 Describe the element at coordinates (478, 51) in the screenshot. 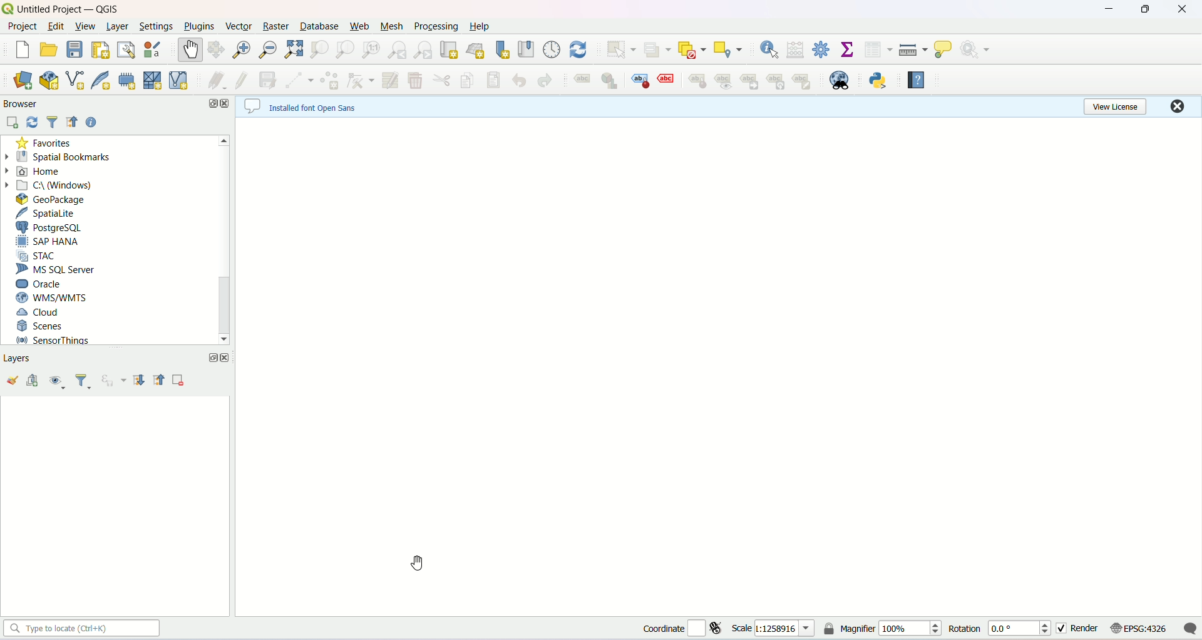

I see `3D map view` at that location.